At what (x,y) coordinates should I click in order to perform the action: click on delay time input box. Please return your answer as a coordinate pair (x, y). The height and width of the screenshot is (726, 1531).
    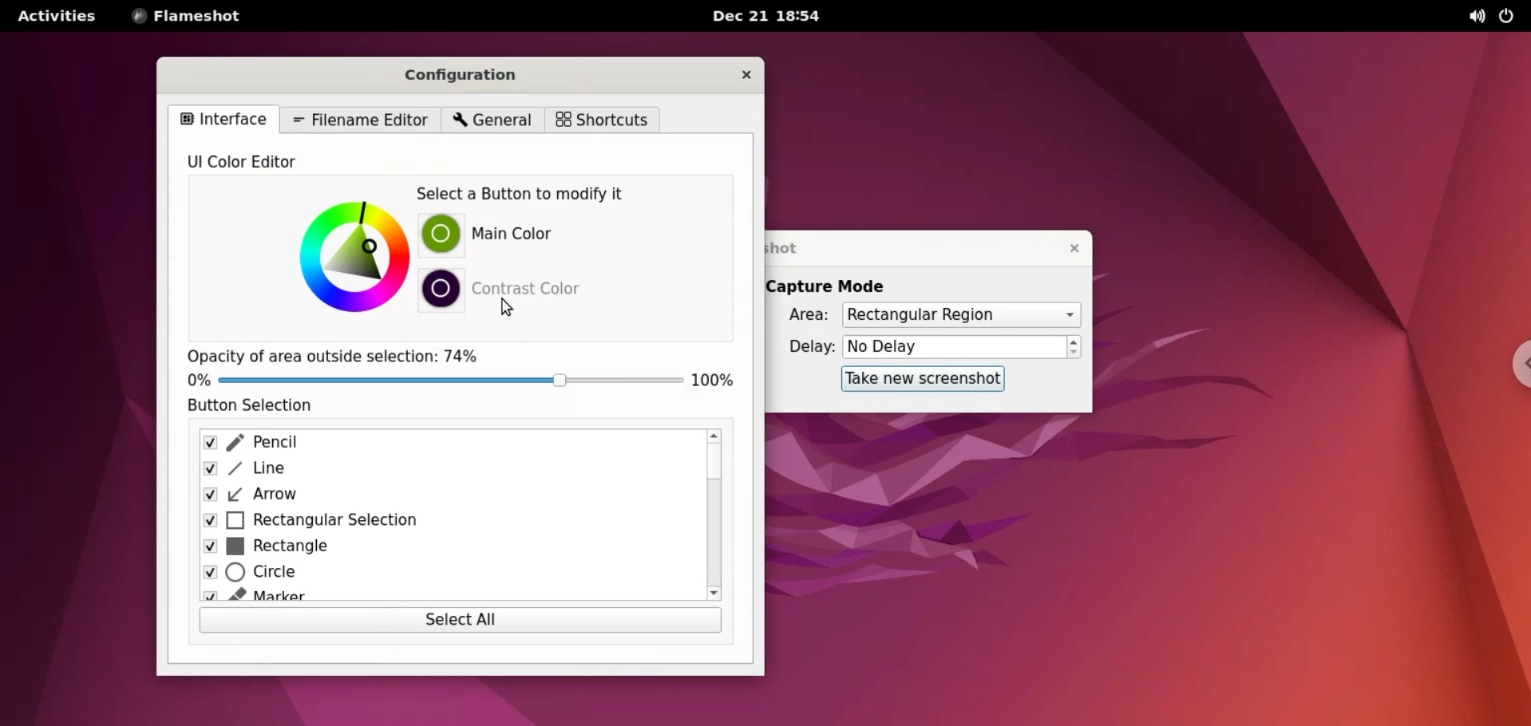
    Looking at the image, I should click on (955, 348).